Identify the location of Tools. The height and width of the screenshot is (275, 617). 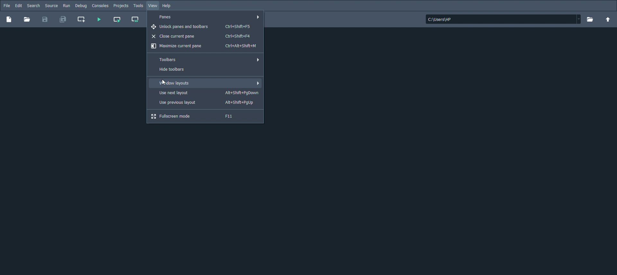
(138, 6).